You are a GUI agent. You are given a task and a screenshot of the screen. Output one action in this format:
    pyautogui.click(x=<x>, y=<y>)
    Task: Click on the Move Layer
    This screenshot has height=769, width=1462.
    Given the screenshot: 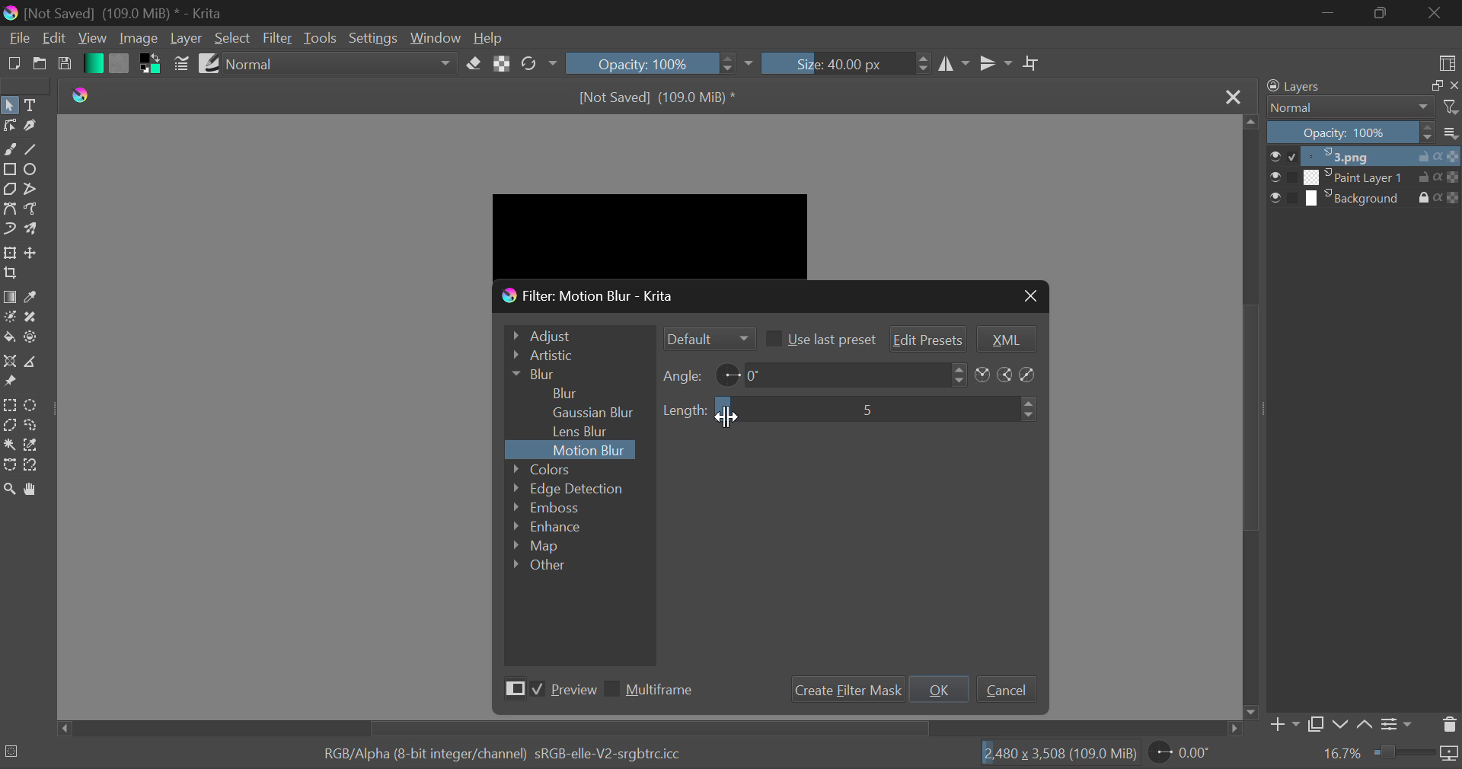 What is the action you would take?
    pyautogui.click(x=34, y=252)
    